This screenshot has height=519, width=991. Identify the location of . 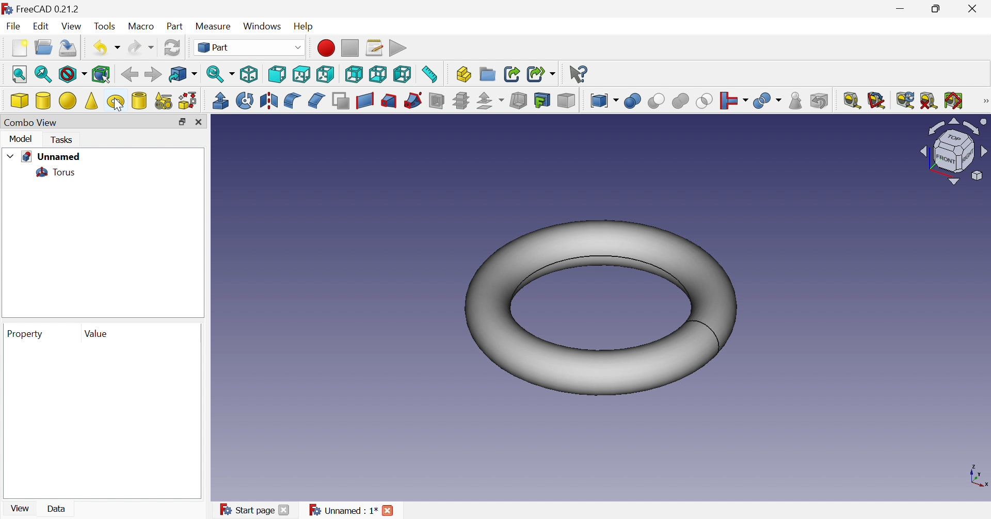
(19, 47).